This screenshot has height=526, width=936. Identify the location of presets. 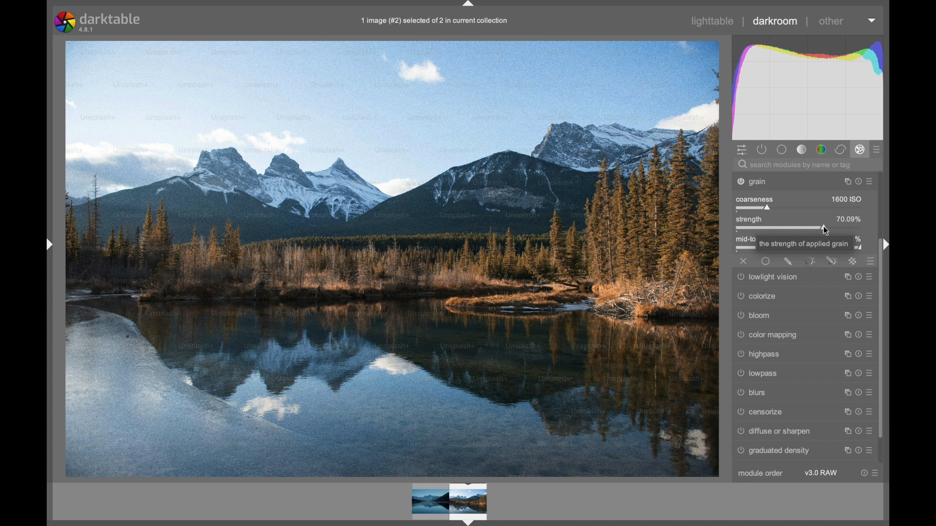
(873, 393).